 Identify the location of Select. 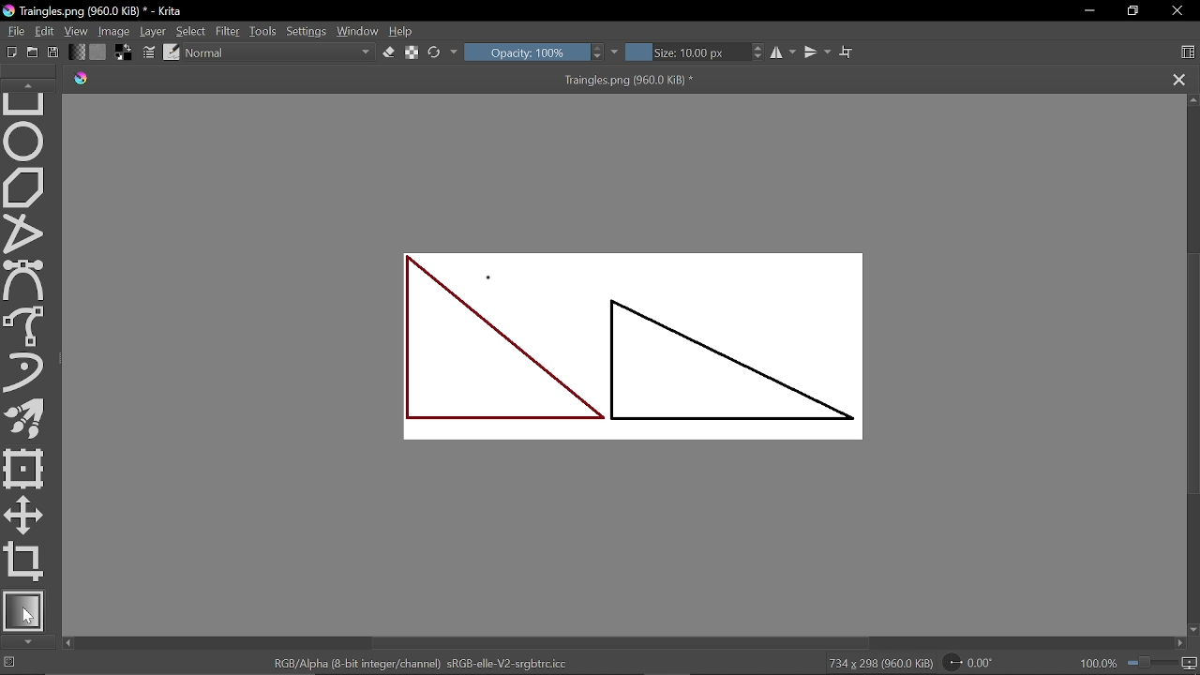
(191, 31).